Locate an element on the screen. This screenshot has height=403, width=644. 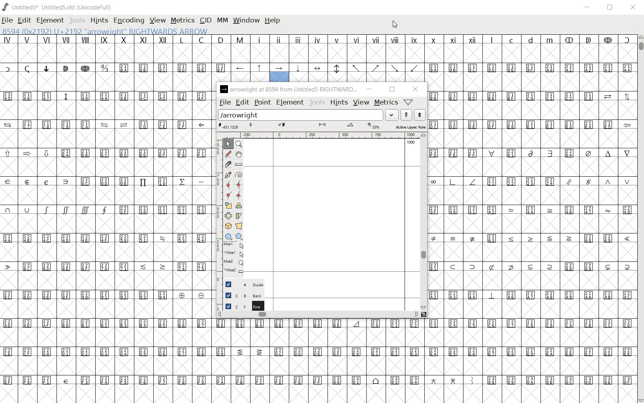
perform a perspective transformation on the selection is located at coordinates (239, 226).